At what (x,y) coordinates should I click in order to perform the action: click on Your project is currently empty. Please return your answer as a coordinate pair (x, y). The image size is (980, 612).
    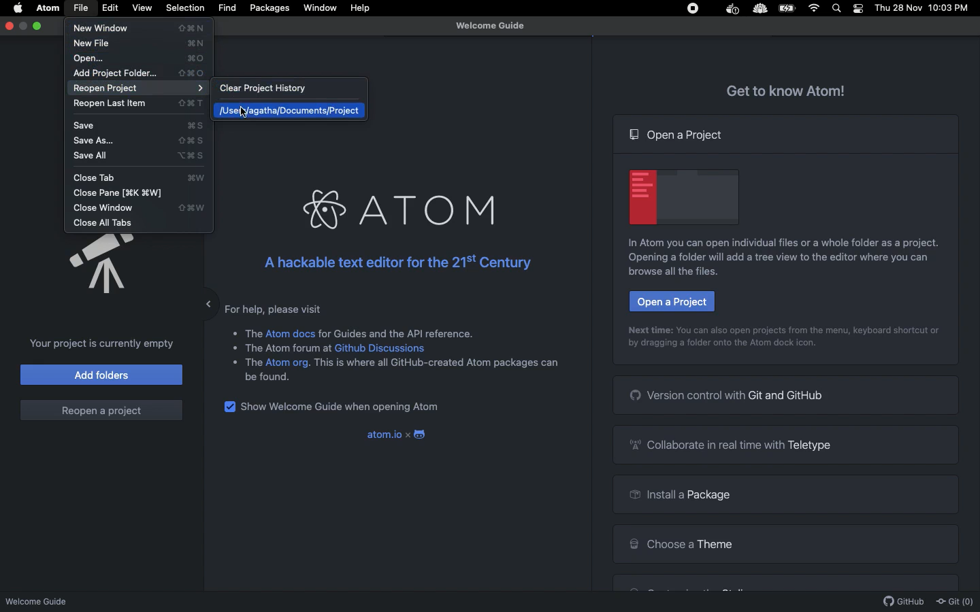
    Looking at the image, I should click on (98, 343).